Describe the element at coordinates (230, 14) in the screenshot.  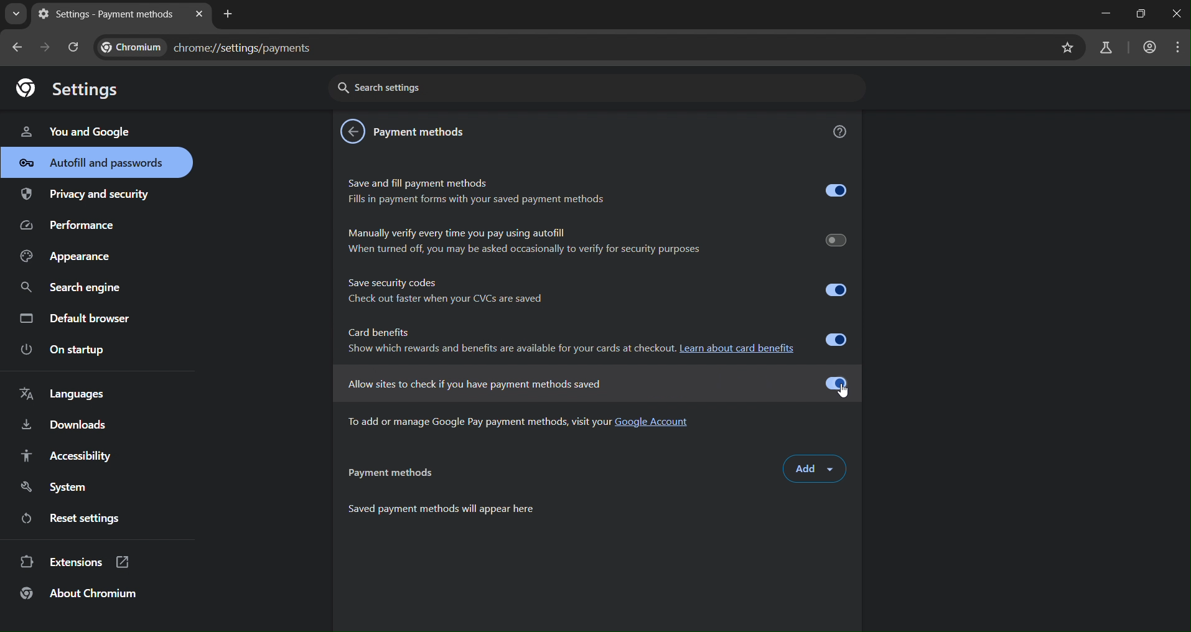
I see `new tab` at that location.